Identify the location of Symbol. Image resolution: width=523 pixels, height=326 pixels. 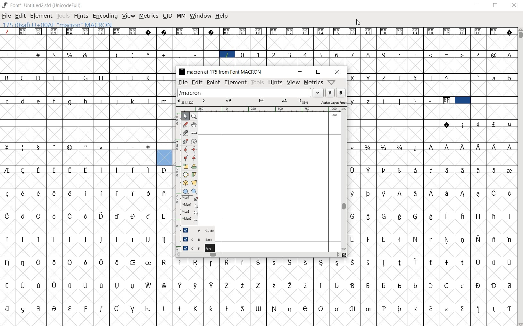
(353, 147).